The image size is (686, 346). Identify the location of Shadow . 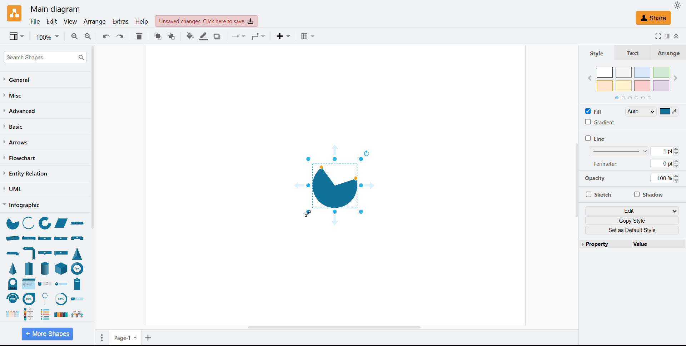
(648, 194).